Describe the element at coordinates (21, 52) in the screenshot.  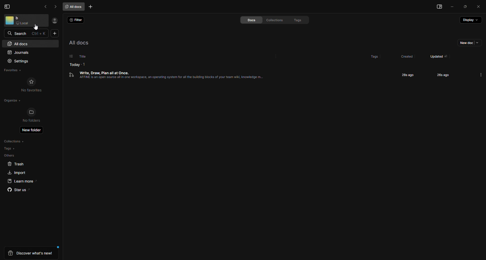
I see `journals` at that location.